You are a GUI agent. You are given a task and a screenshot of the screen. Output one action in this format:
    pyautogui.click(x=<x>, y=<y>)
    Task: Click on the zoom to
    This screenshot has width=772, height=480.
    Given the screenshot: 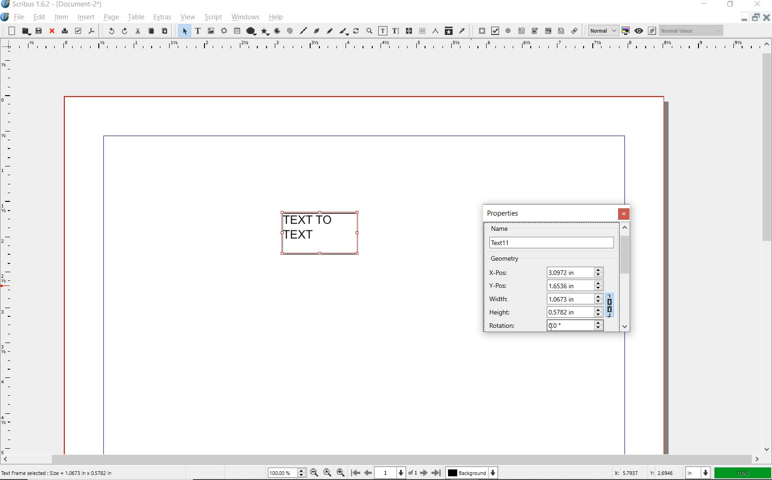 What is the action you would take?
    pyautogui.click(x=329, y=473)
    